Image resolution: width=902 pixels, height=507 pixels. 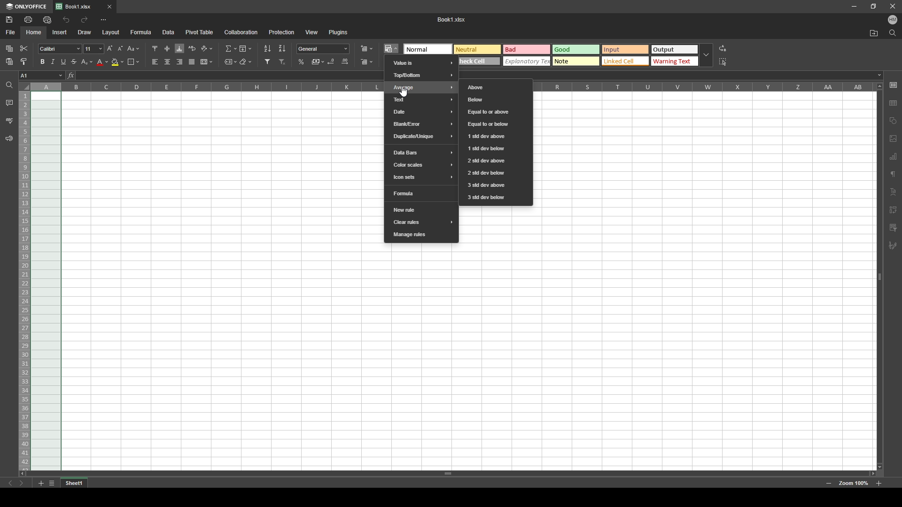 I want to click on Booki .Xlsx, so click(x=452, y=19).